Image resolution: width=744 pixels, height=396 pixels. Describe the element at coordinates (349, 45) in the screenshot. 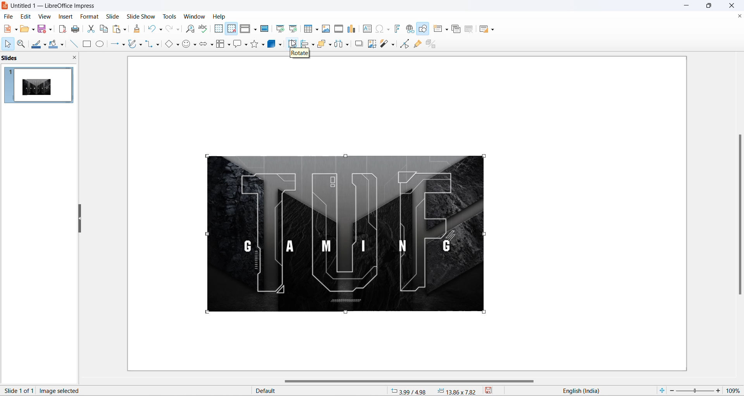

I see `distribute object` at that location.